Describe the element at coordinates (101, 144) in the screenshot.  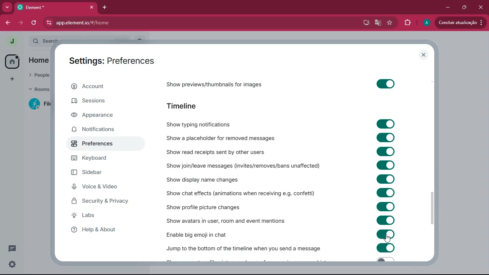
I see `preferences` at that location.